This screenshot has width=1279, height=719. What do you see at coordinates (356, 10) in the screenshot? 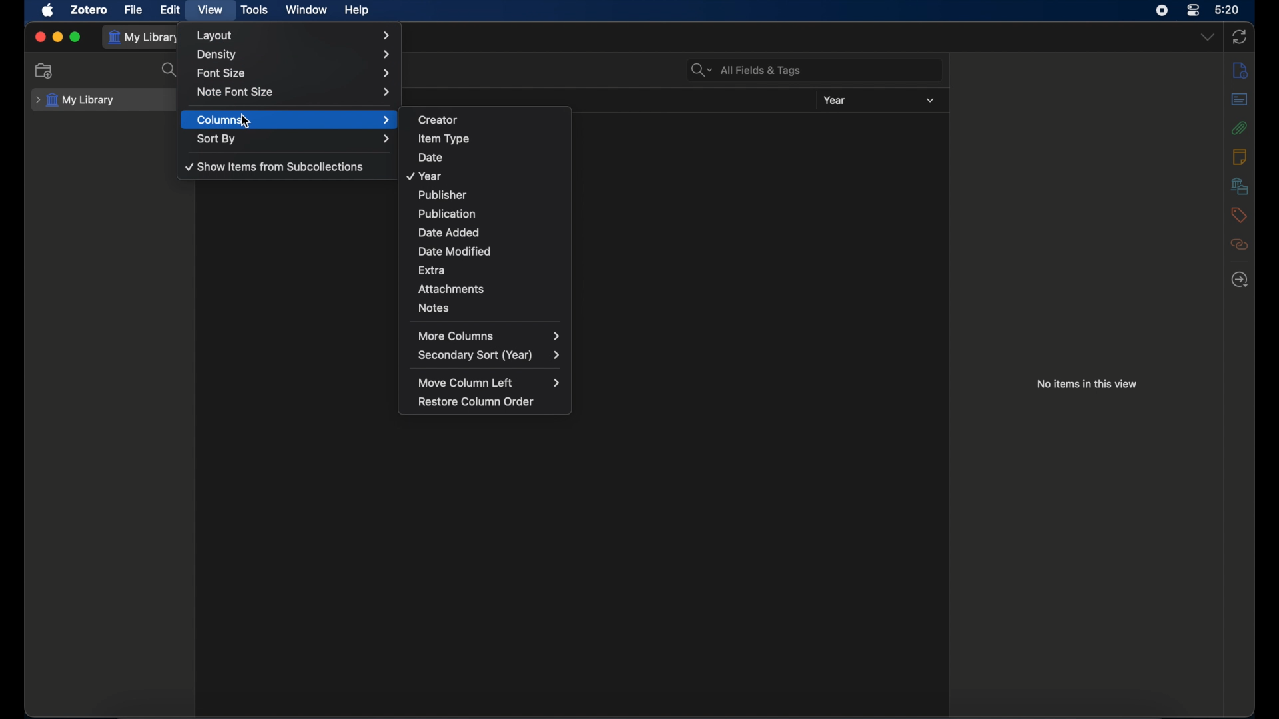
I see `help` at bounding box center [356, 10].